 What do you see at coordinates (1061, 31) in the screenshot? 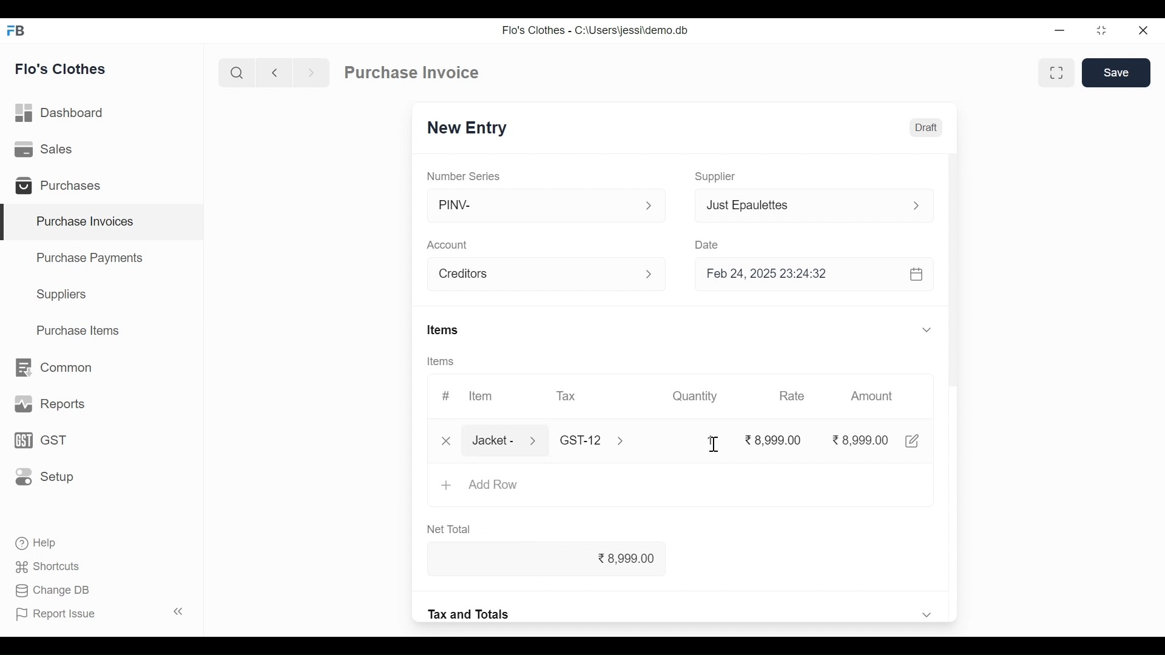
I see `minimize` at bounding box center [1061, 31].